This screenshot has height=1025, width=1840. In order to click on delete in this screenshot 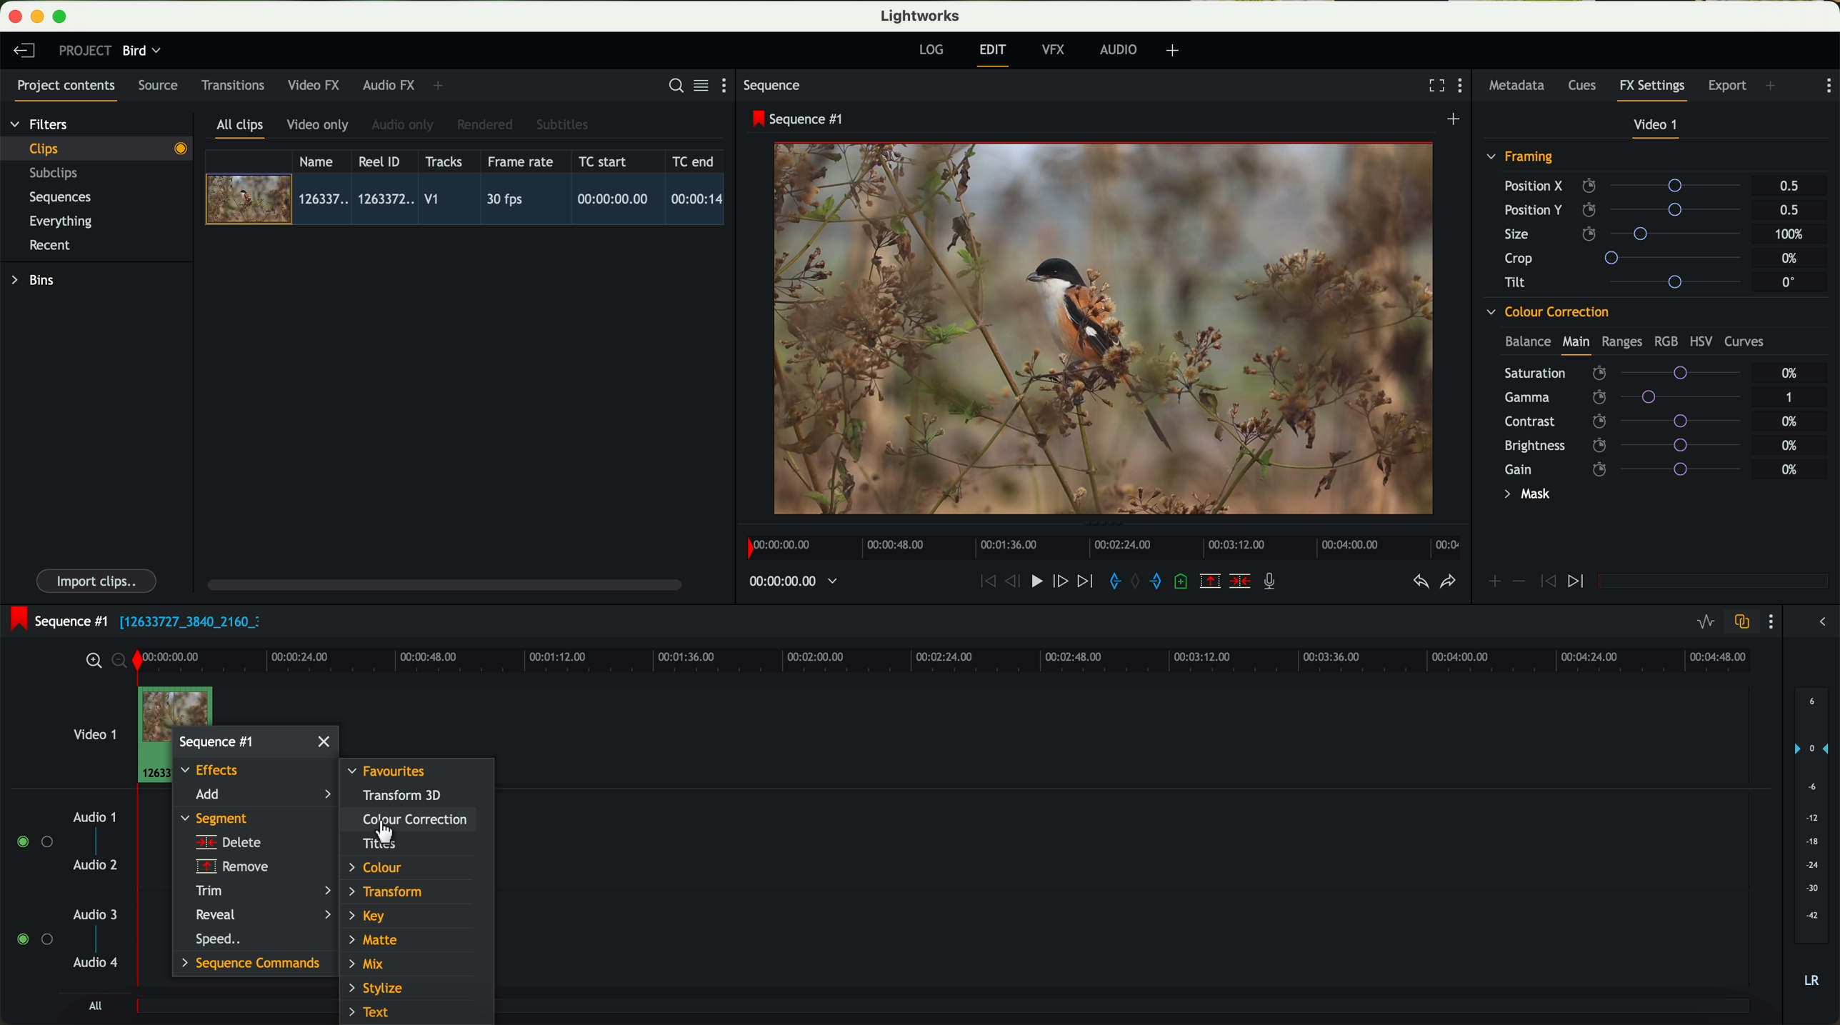, I will do `click(230, 844)`.